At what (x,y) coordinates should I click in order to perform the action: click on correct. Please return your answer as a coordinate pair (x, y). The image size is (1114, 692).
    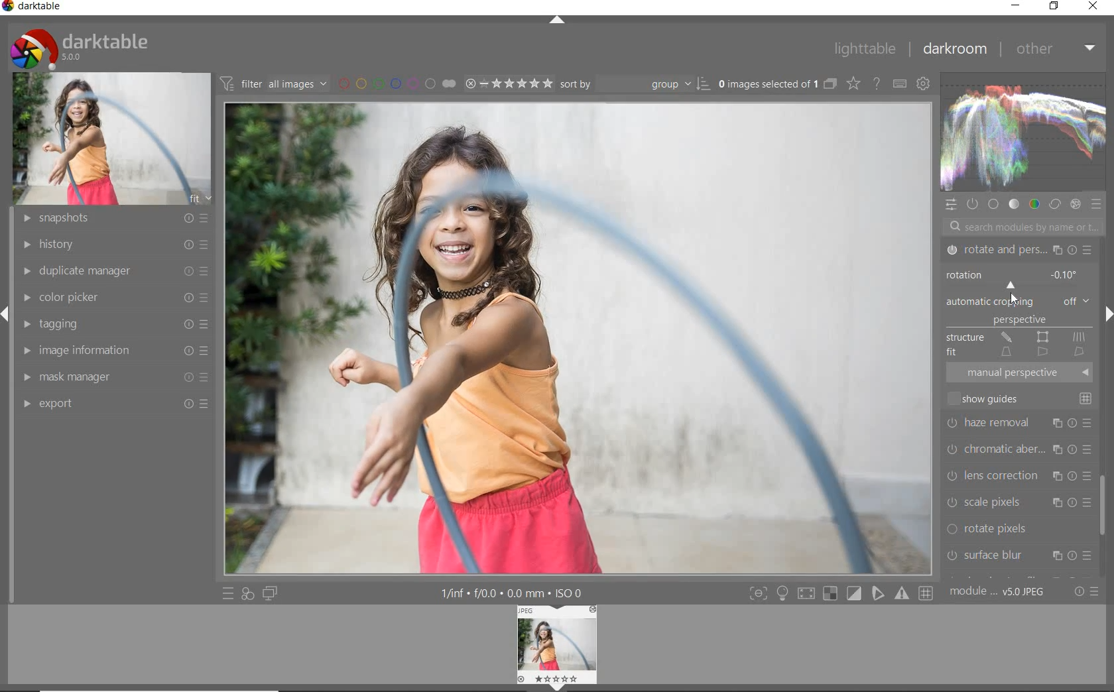
    Looking at the image, I should click on (1055, 205).